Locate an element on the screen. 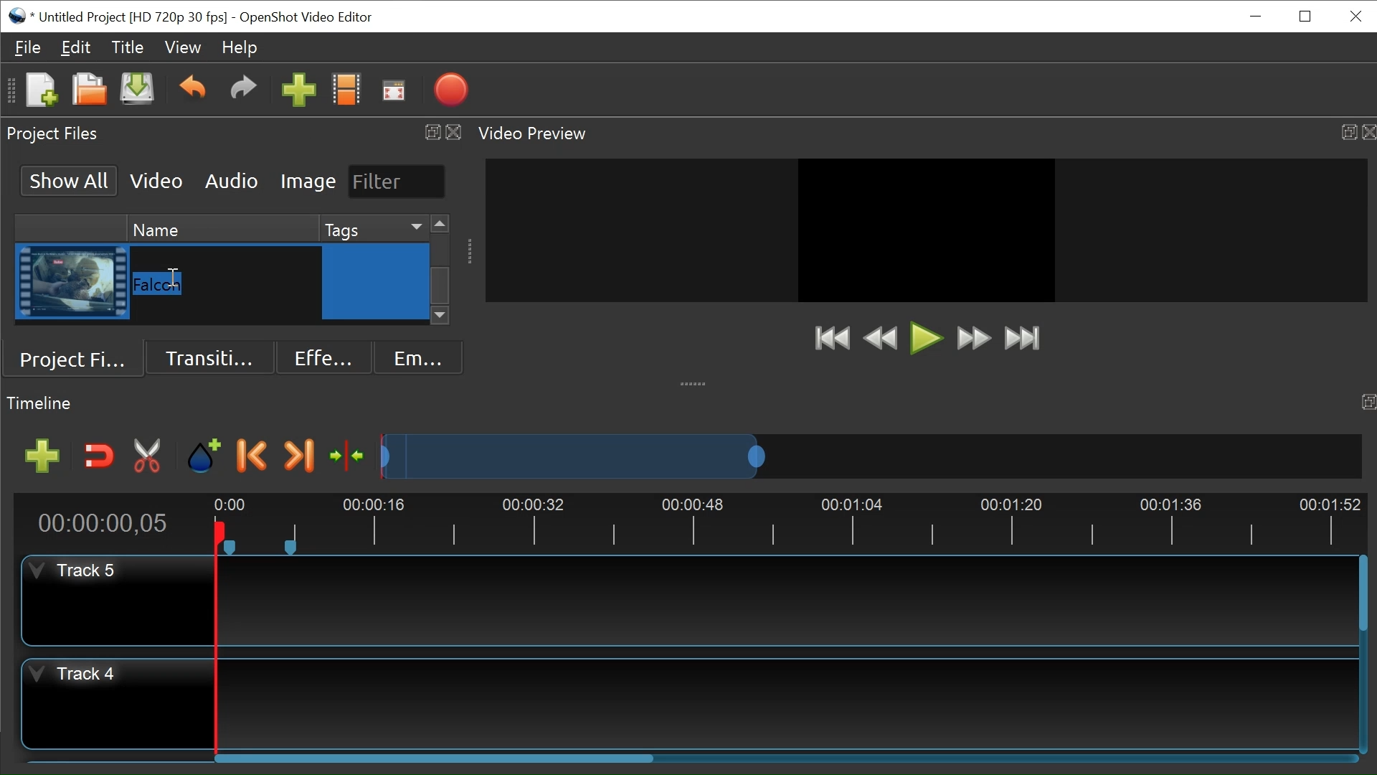 The image size is (1377, 775). Insertion cursor is located at coordinates (171, 277).